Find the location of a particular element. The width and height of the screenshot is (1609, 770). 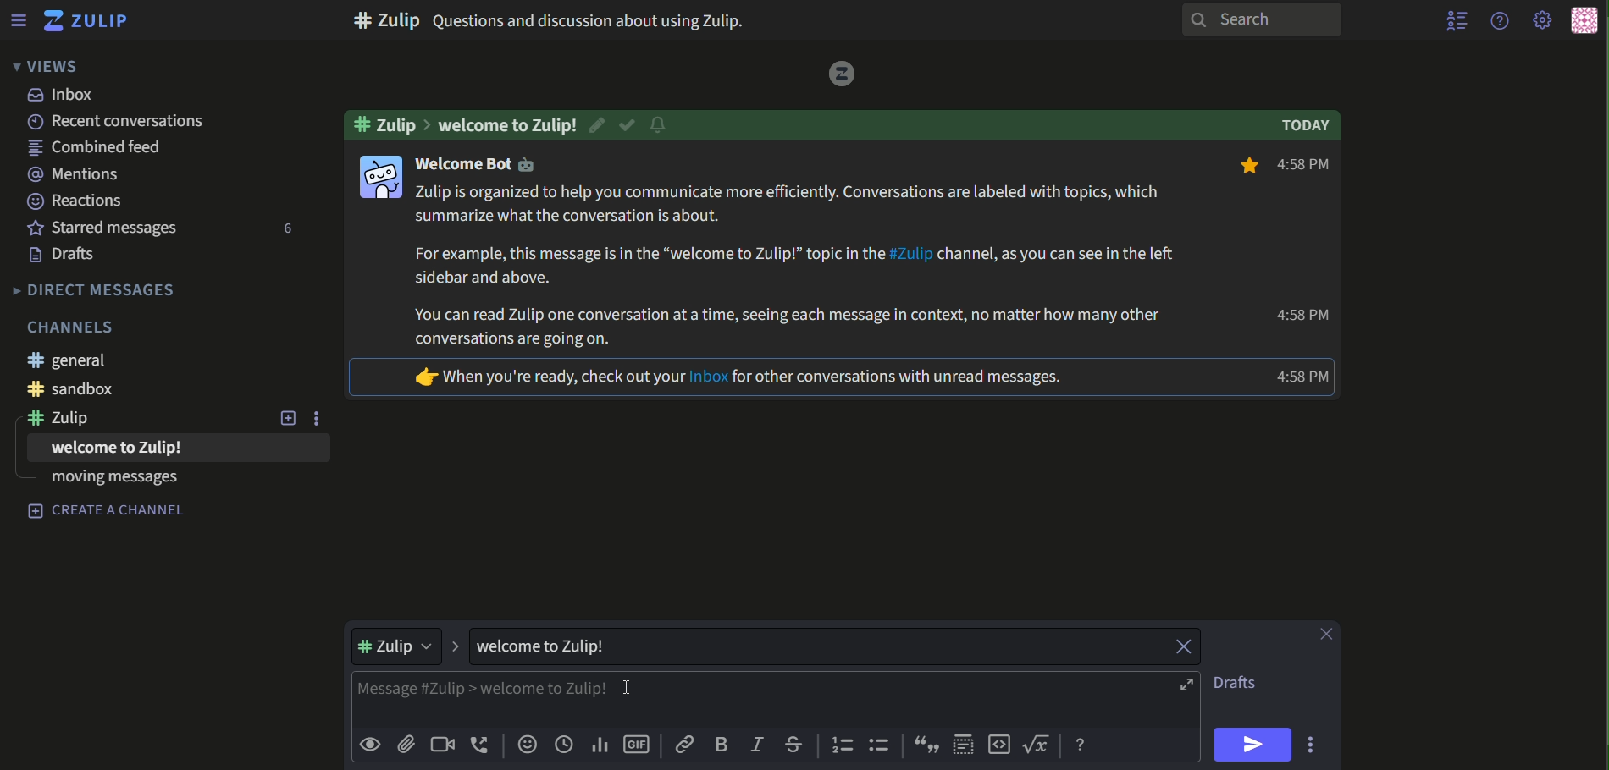

add global time is located at coordinates (564, 745).